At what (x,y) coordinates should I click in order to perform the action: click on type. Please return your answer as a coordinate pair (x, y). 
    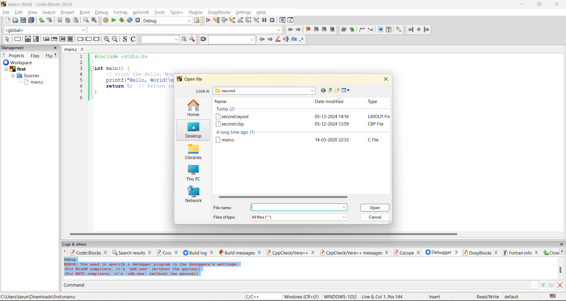
    Looking at the image, I should click on (373, 102).